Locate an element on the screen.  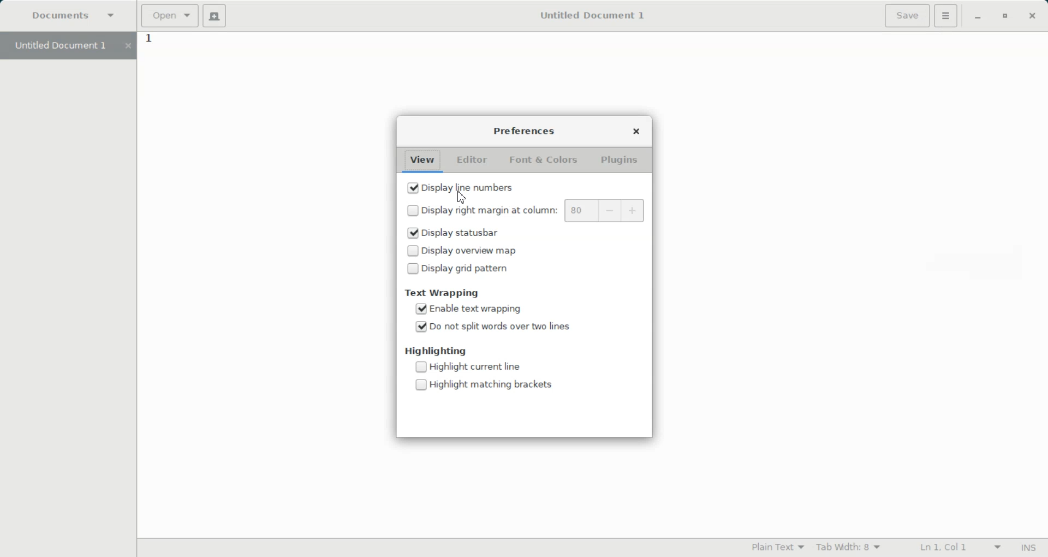
Close is located at coordinates (1032, 16).